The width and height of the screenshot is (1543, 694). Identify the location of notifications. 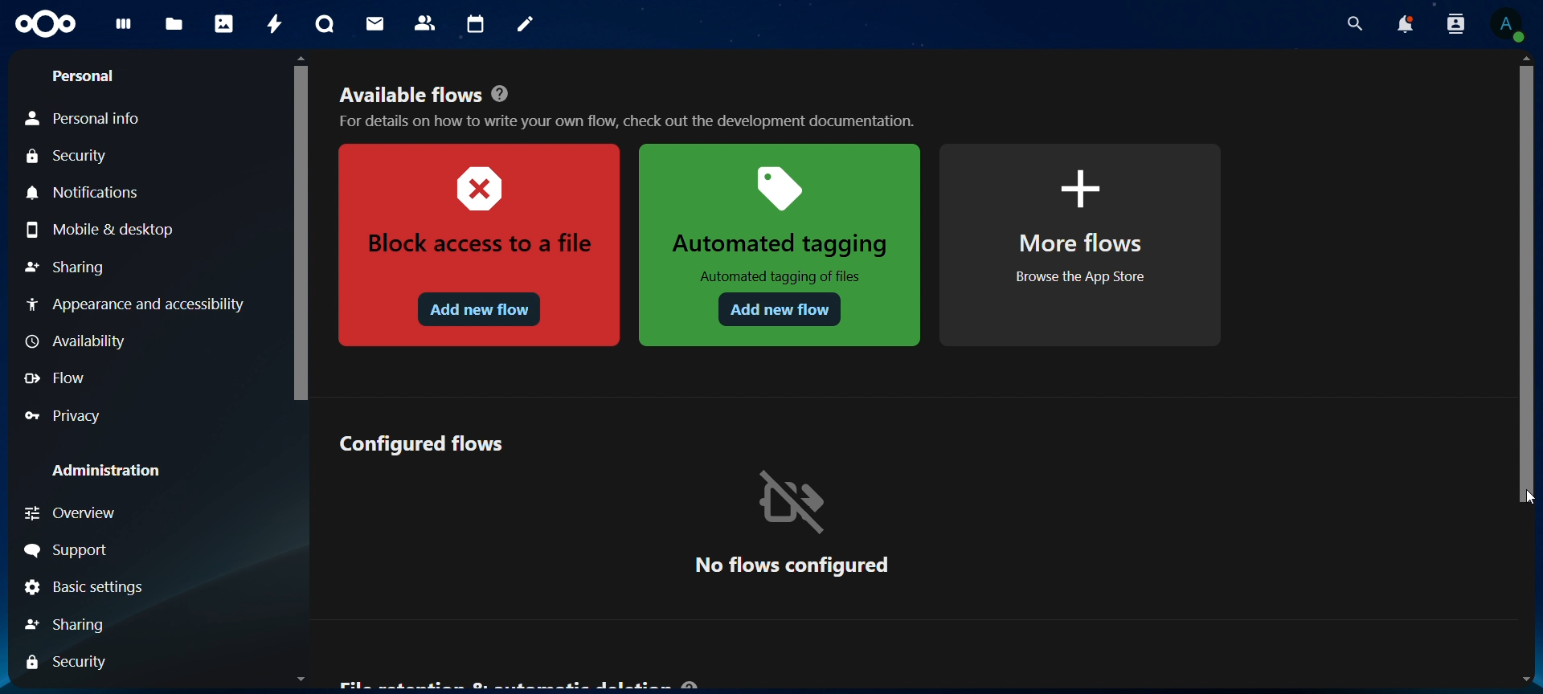
(88, 194).